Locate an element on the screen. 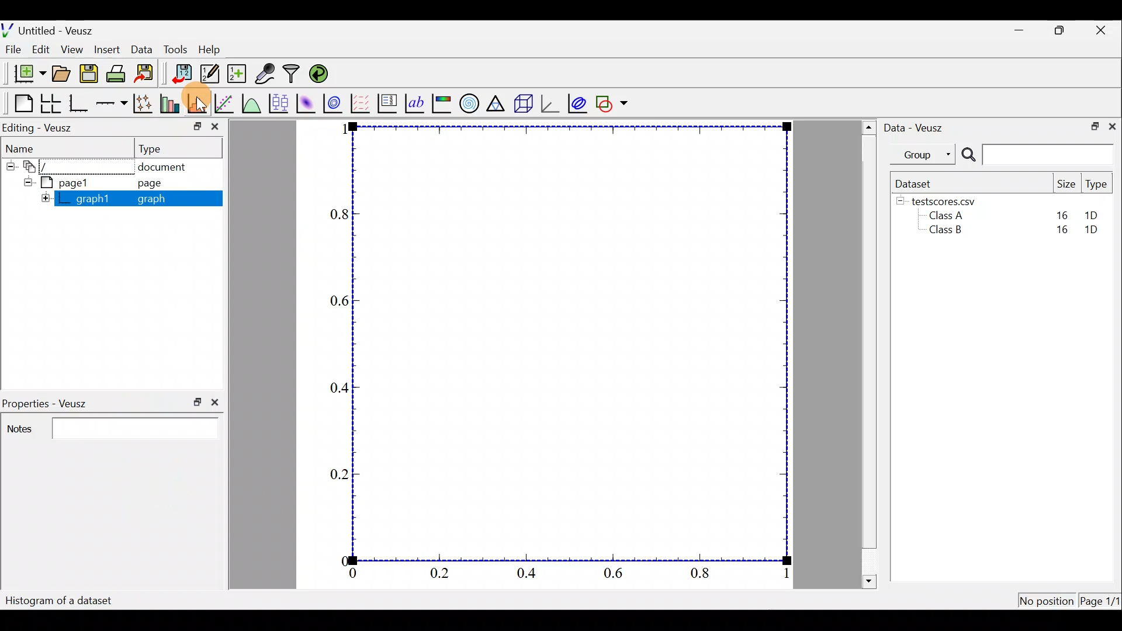 Image resolution: width=1122 pixels, height=631 pixels. Base graph is located at coordinates (78, 102).